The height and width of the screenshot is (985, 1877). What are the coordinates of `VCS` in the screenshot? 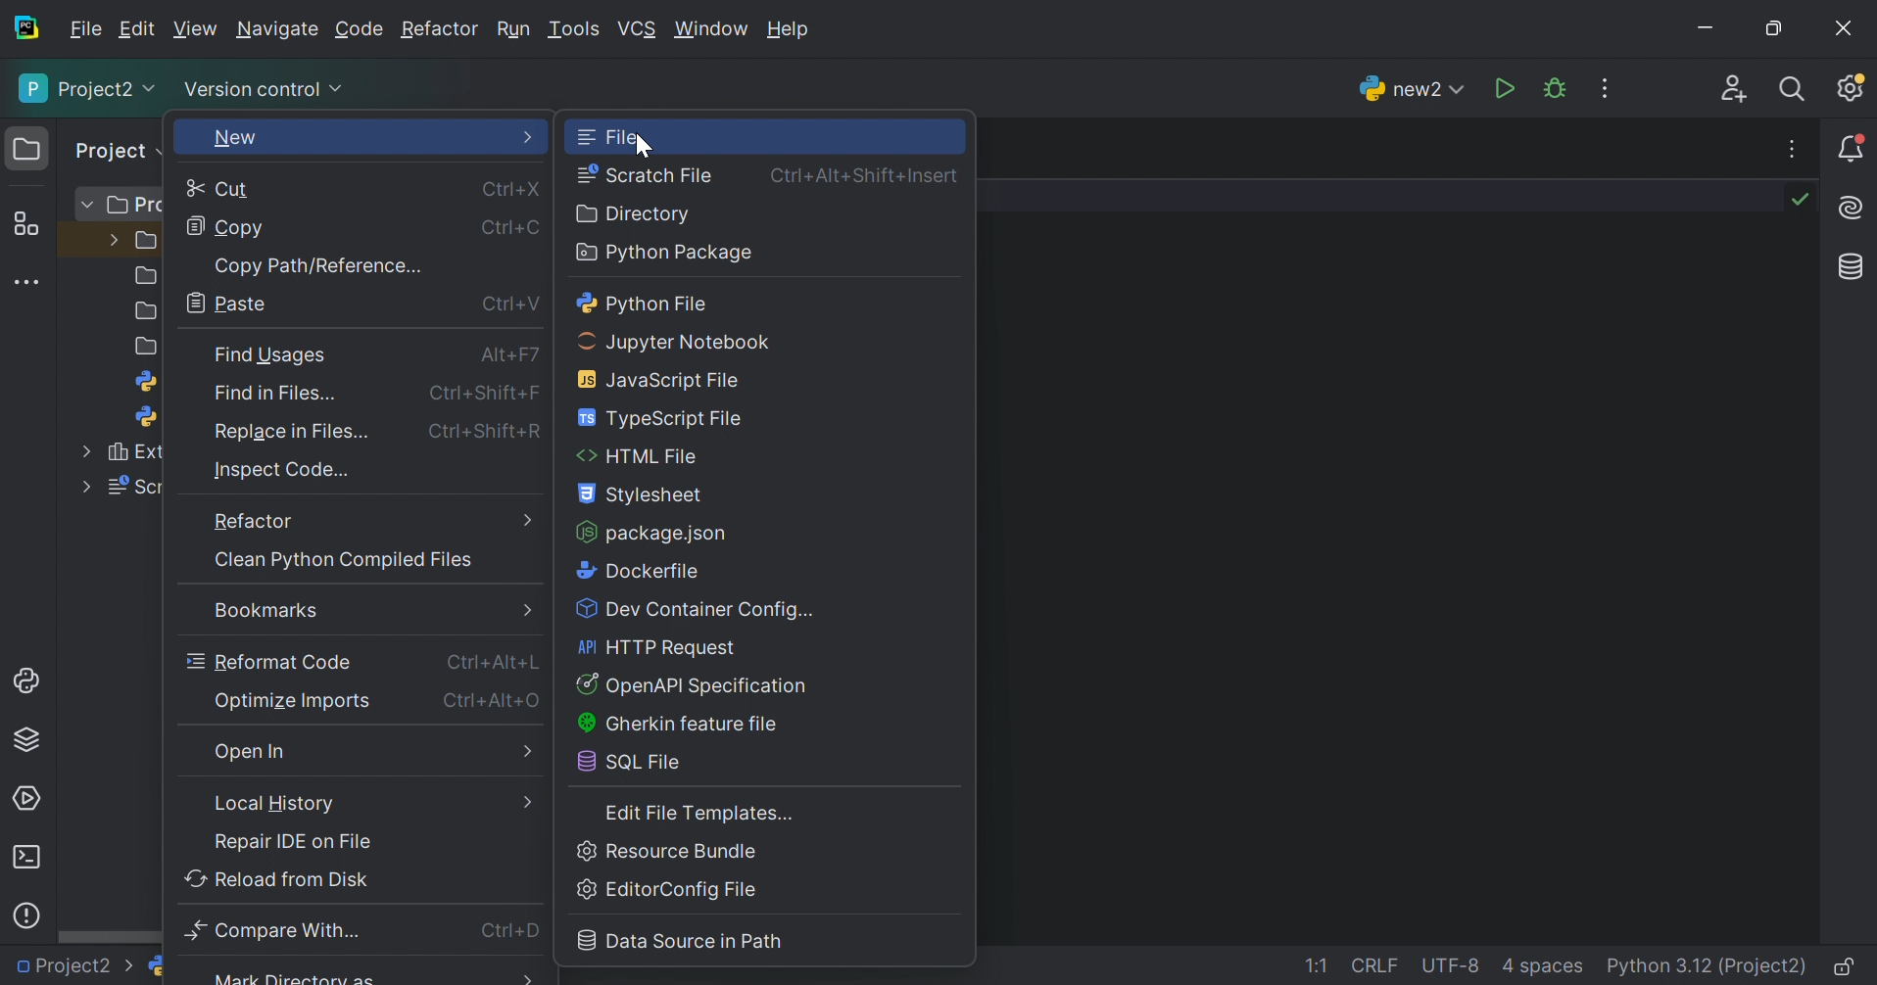 It's located at (637, 28).